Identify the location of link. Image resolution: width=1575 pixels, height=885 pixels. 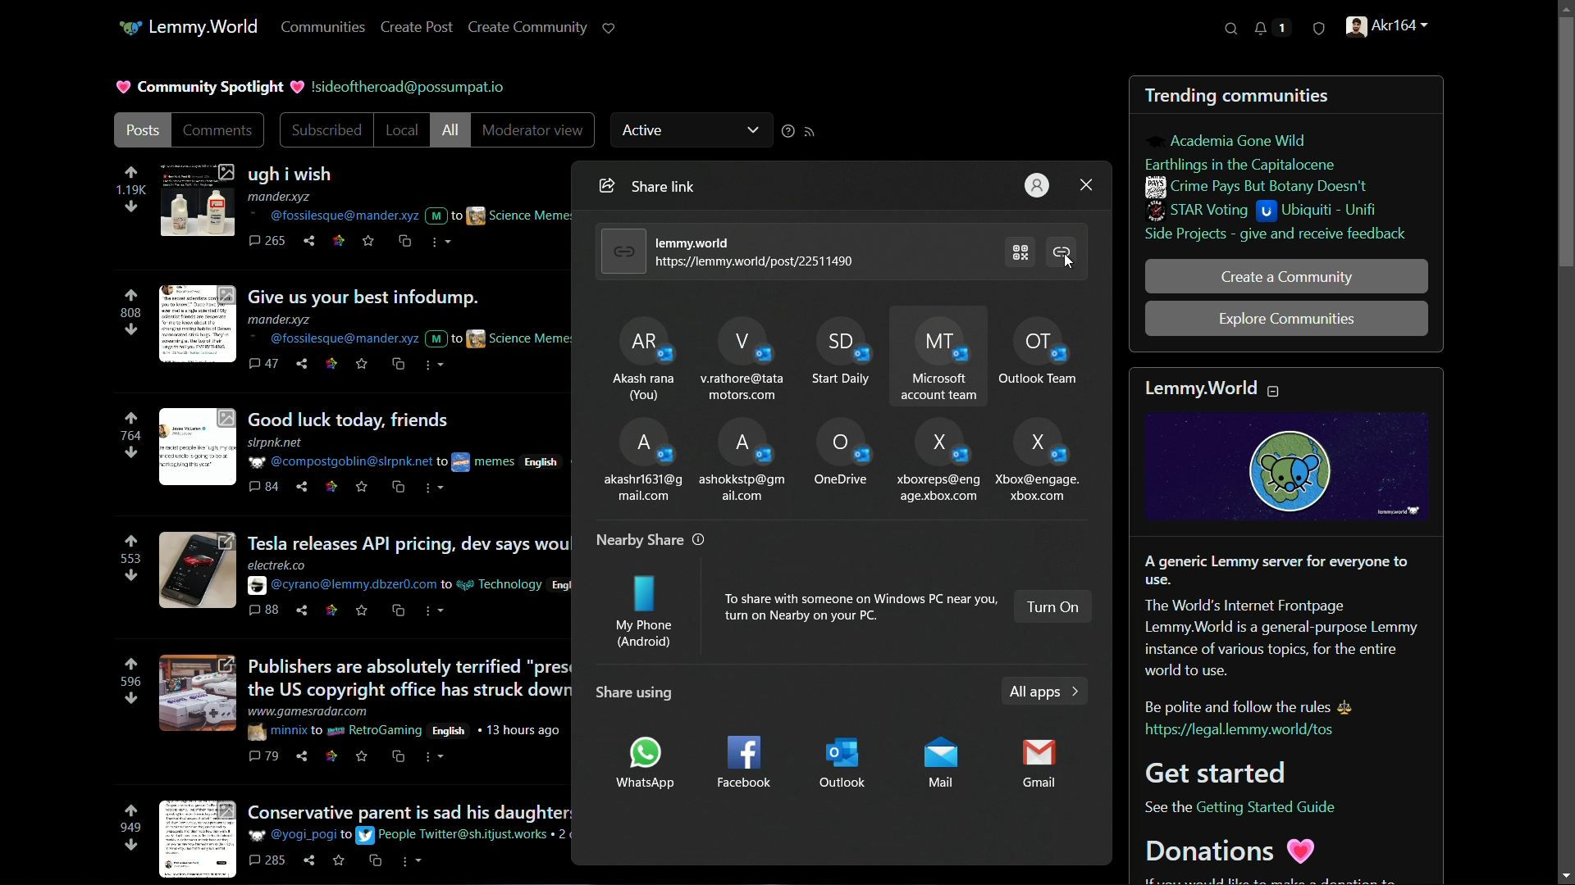
(332, 364).